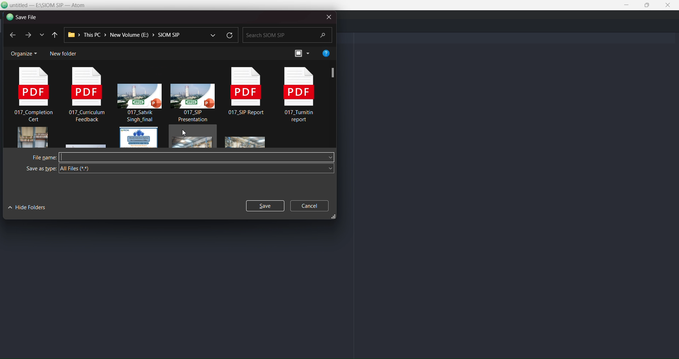 The height and width of the screenshot is (359, 679). Describe the element at coordinates (21, 18) in the screenshot. I see `save file` at that location.